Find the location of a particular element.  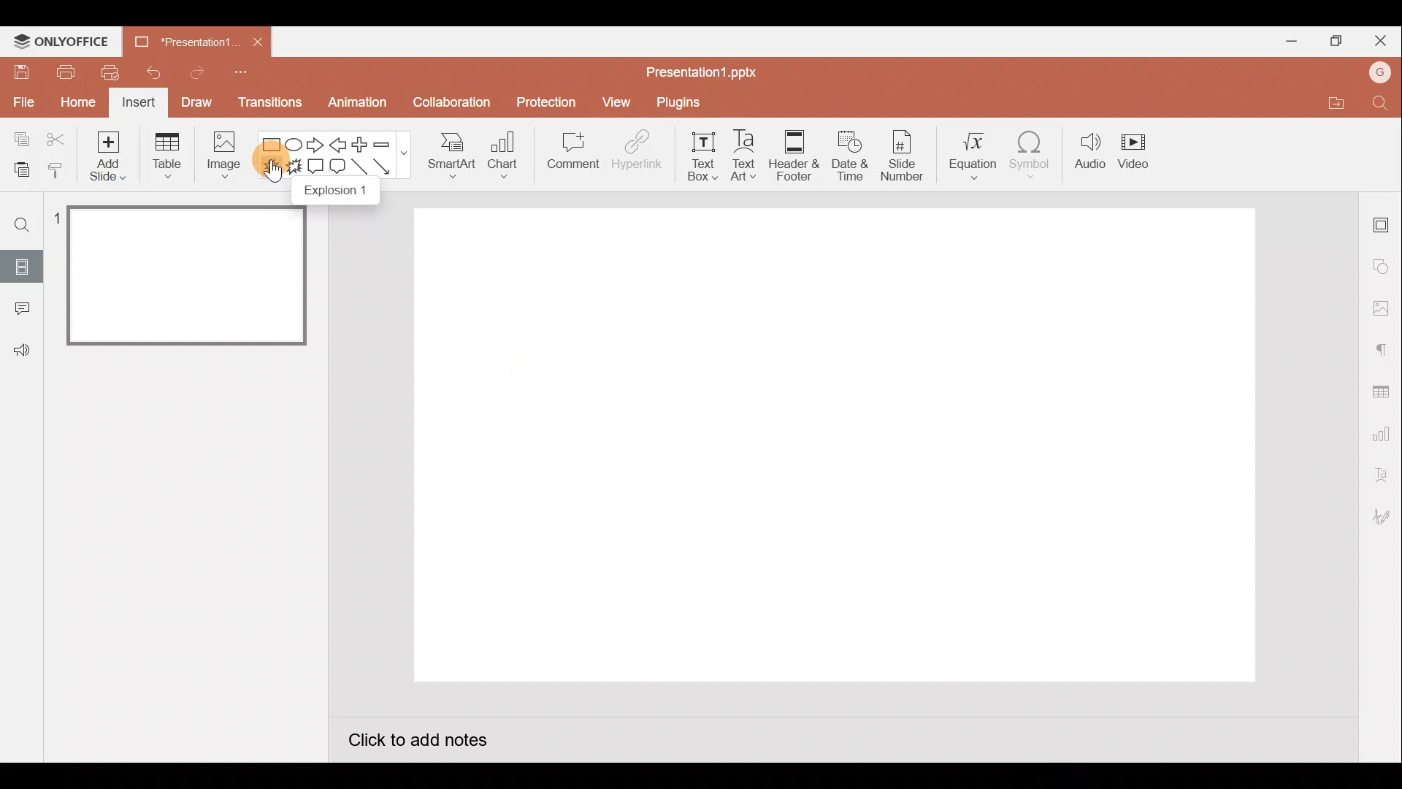

Symbol is located at coordinates (1033, 156).